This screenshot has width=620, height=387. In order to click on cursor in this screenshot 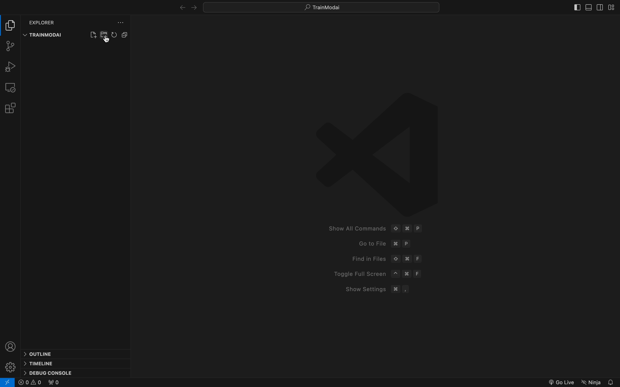, I will do `click(106, 39)`.